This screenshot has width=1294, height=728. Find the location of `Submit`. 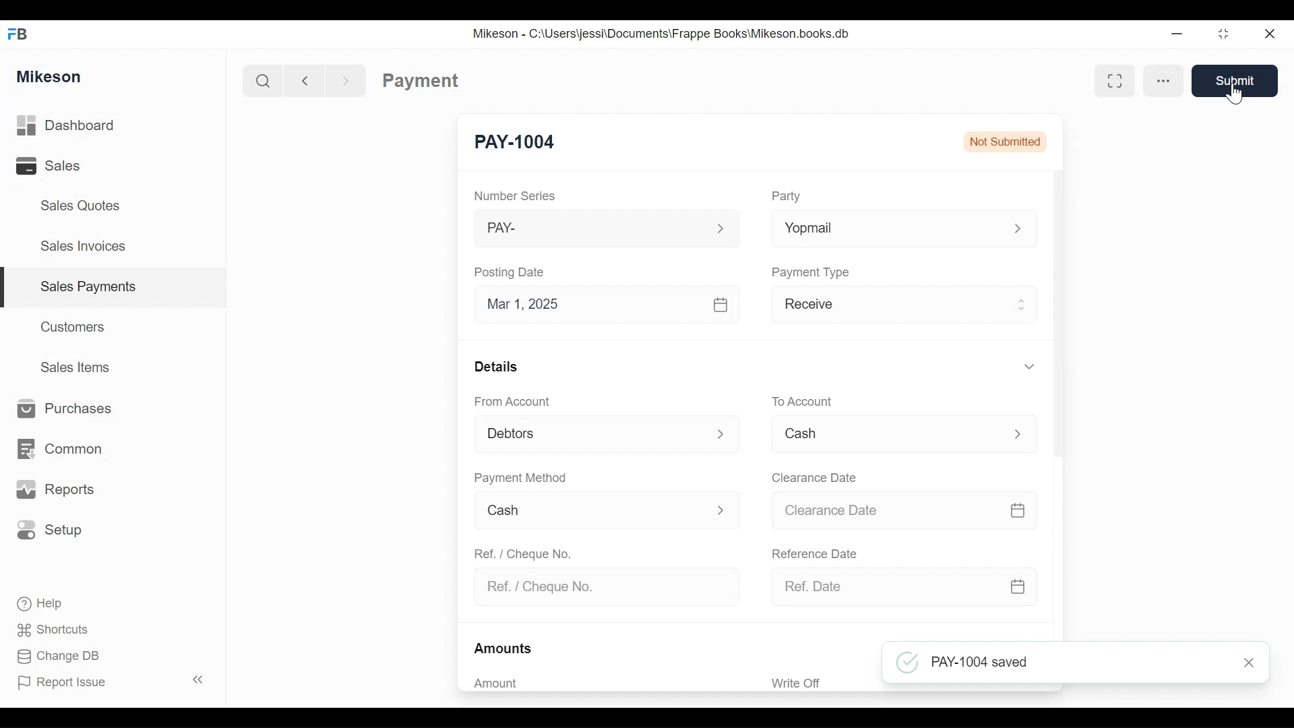

Submit is located at coordinates (1237, 80).